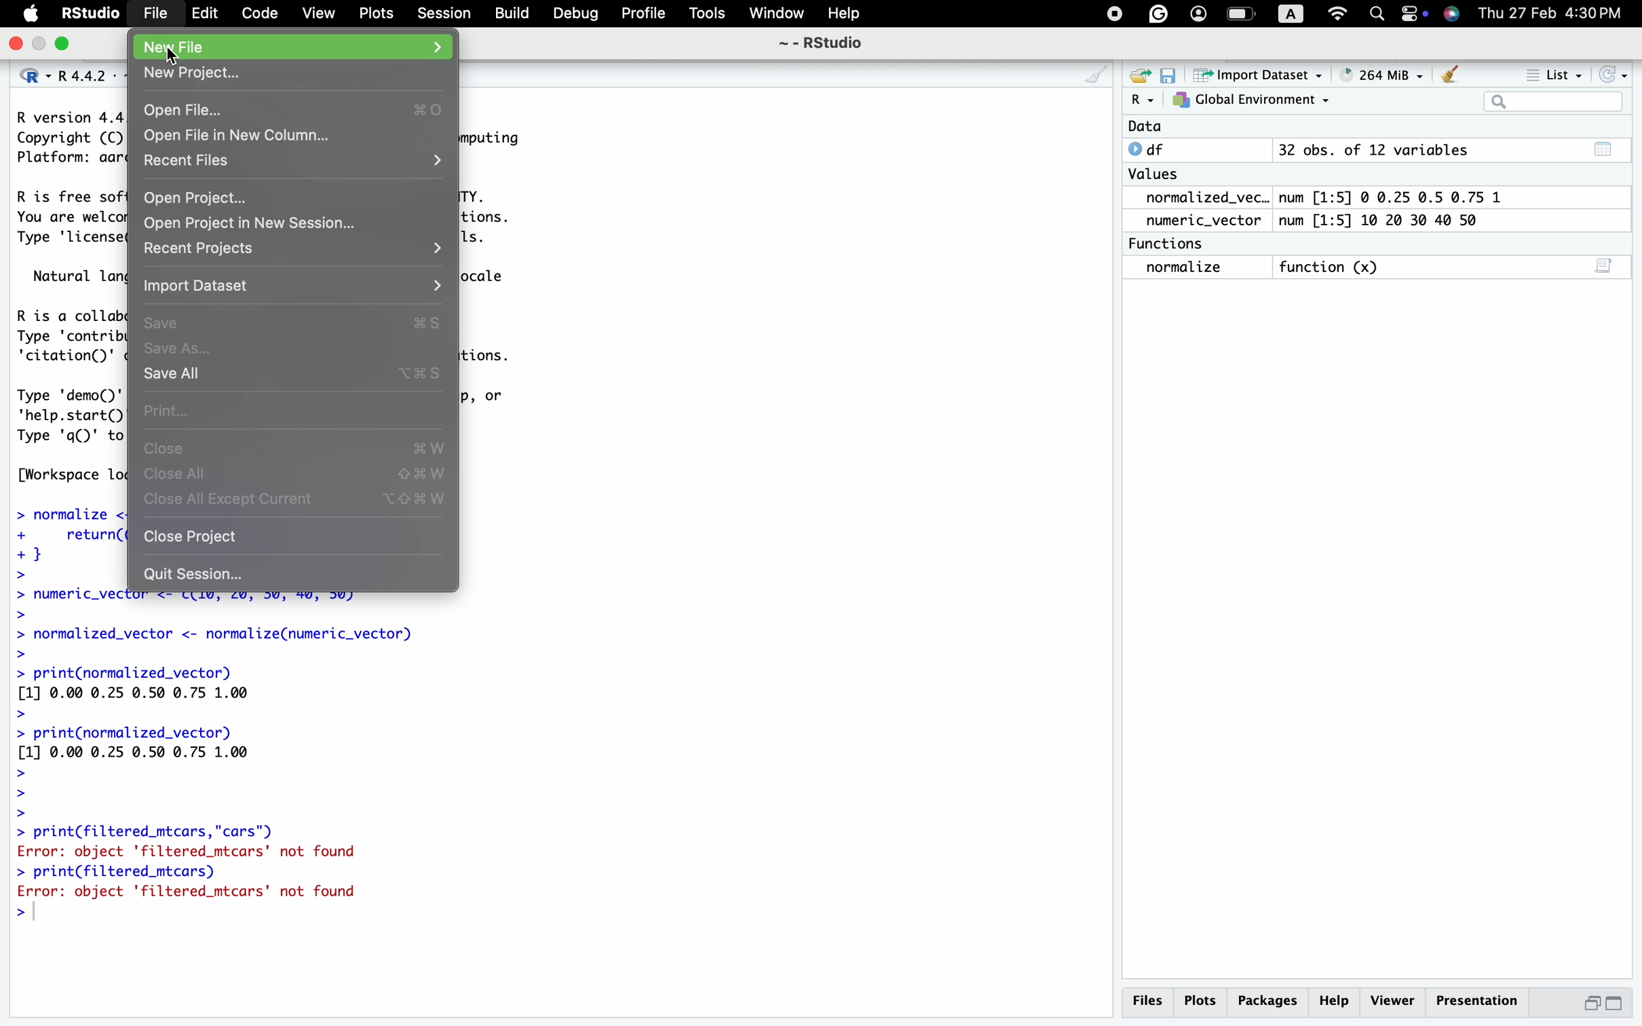 The height and width of the screenshot is (1026, 1642). Describe the element at coordinates (253, 642) in the screenshot. I see `normalized_vector <- normalize(numeric_vector)` at that location.